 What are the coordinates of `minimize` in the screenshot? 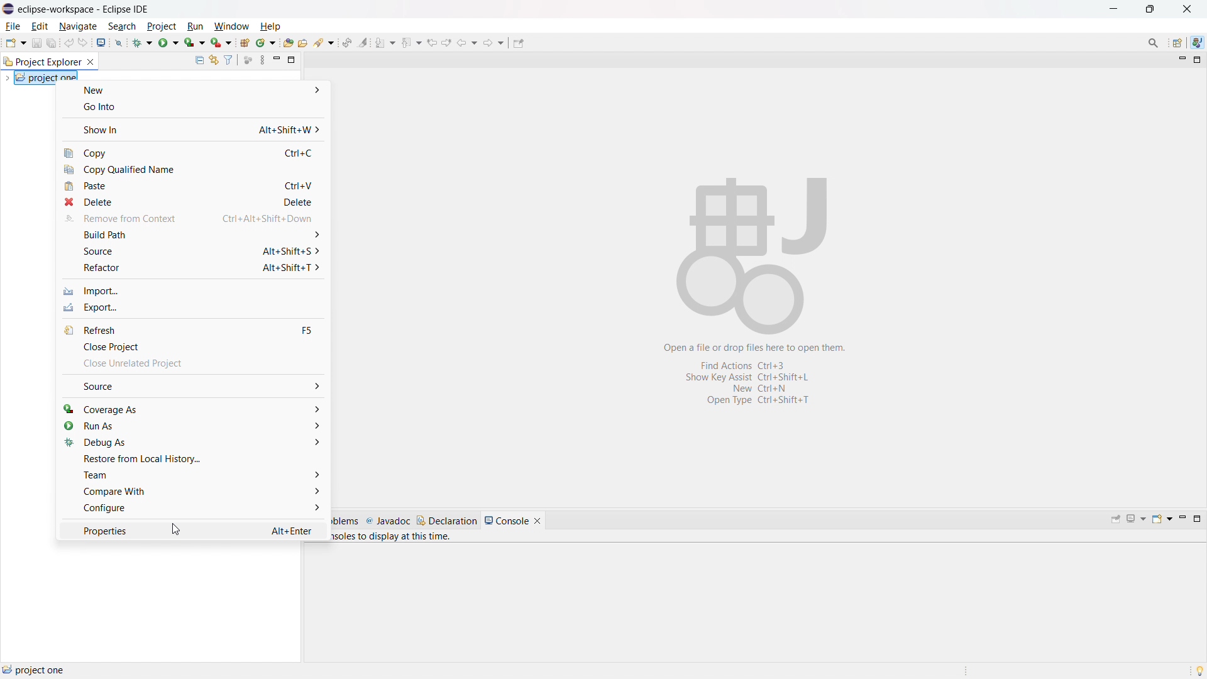 It's located at (1181, 60).